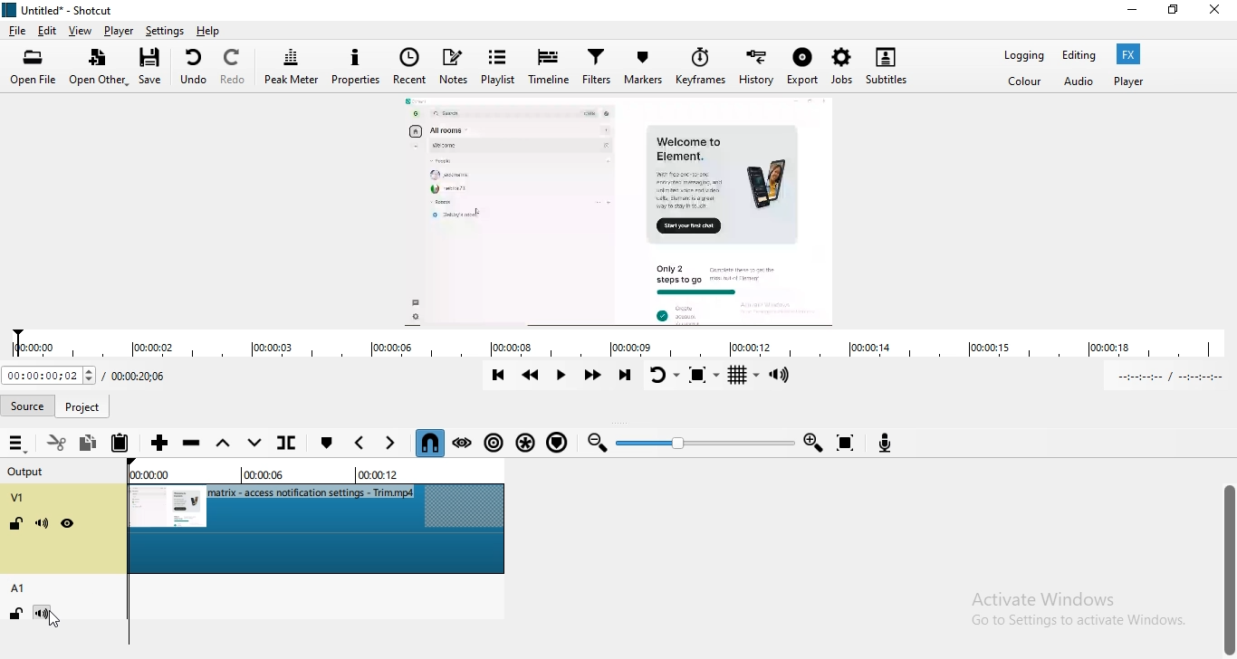 This screenshot has width=1237, height=659. Describe the element at coordinates (18, 443) in the screenshot. I see `Timeline menu` at that location.